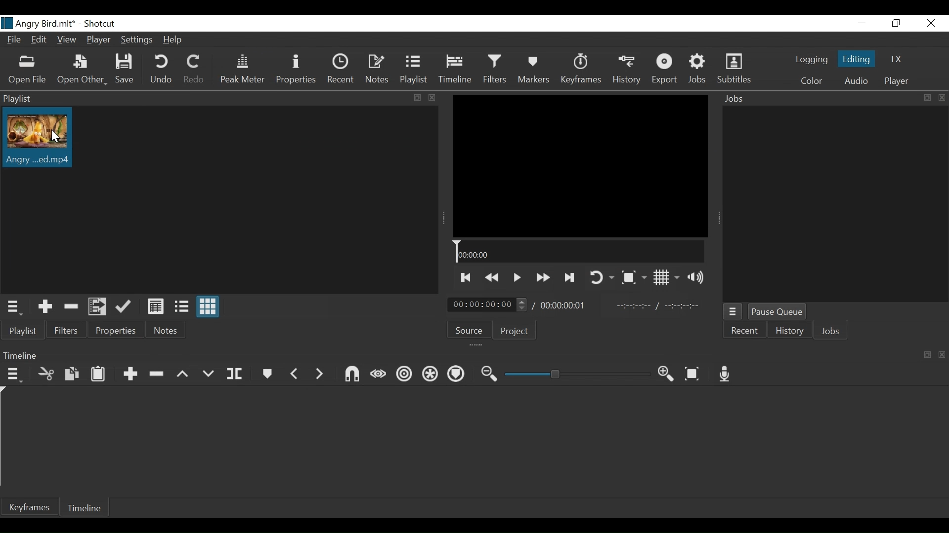 The width and height of the screenshot is (949, 533). I want to click on Jobs, so click(831, 332).